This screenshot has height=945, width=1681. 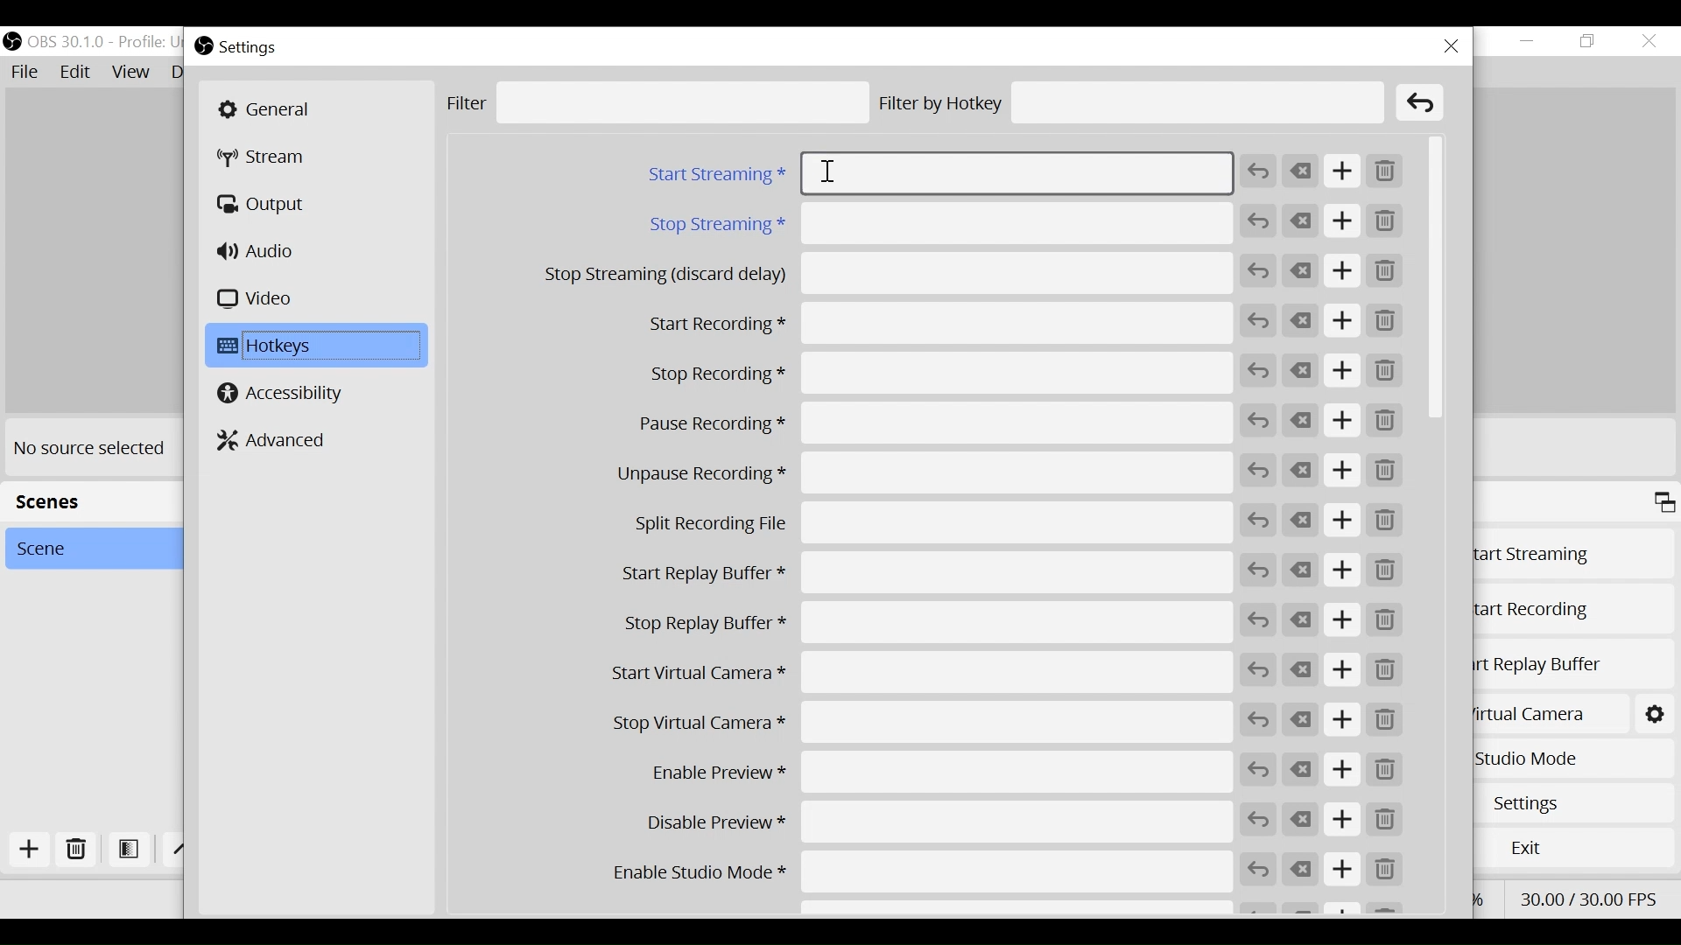 I want to click on Restore, so click(x=1589, y=42).